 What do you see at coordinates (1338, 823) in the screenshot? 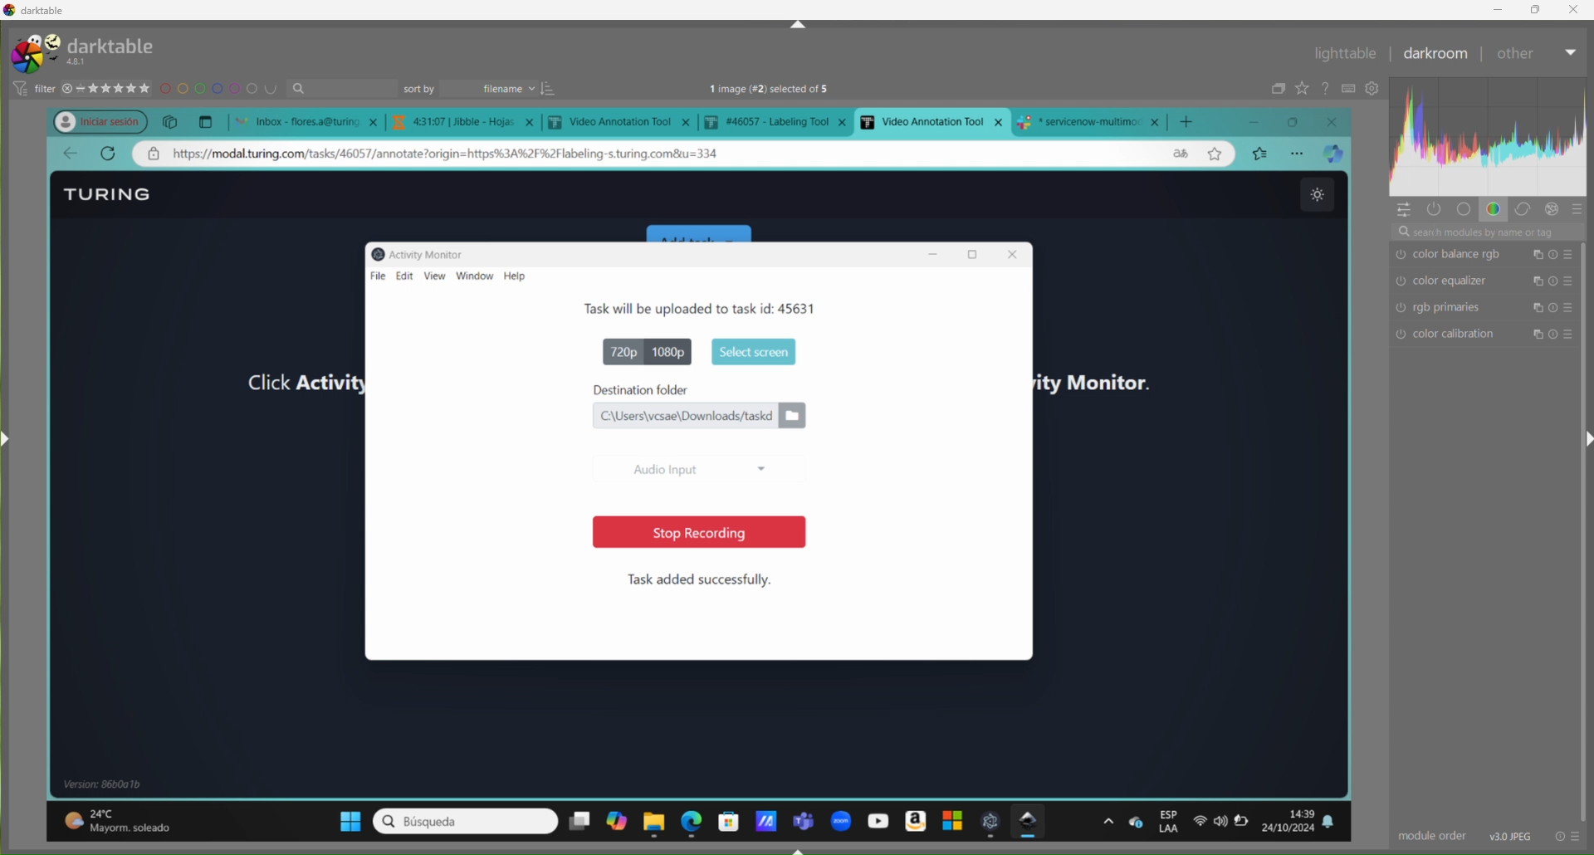
I see `notifications` at bounding box center [1338, 823].